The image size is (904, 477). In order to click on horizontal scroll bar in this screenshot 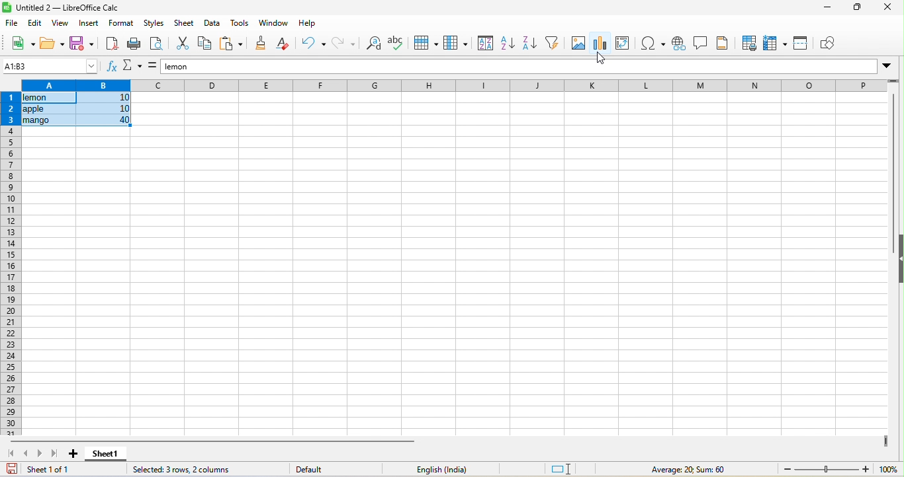, I will do `click(210, 441)`.